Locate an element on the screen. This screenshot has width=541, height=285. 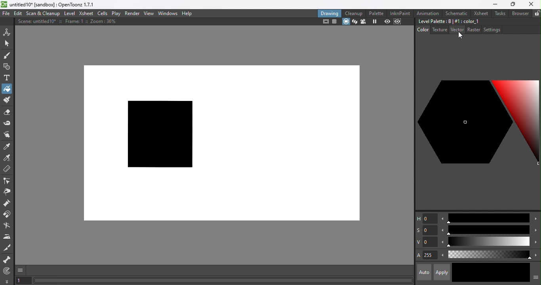
GUI show/hide is located at coordinates (21, 270).